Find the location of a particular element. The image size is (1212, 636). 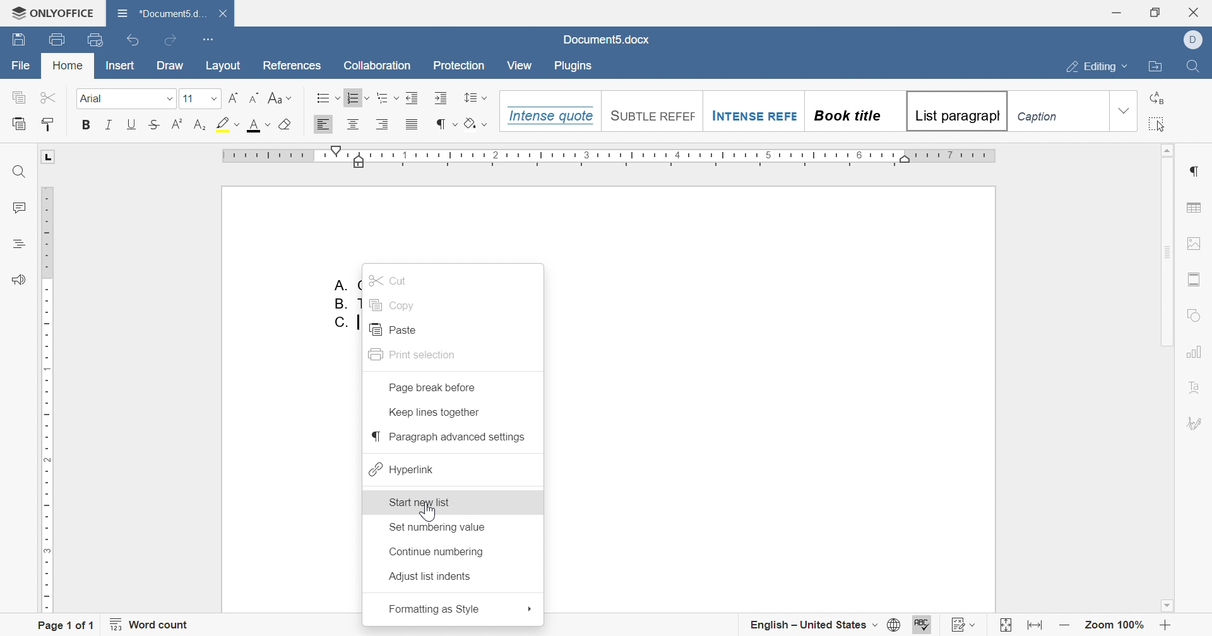

View is located at coordinates (521, 66).